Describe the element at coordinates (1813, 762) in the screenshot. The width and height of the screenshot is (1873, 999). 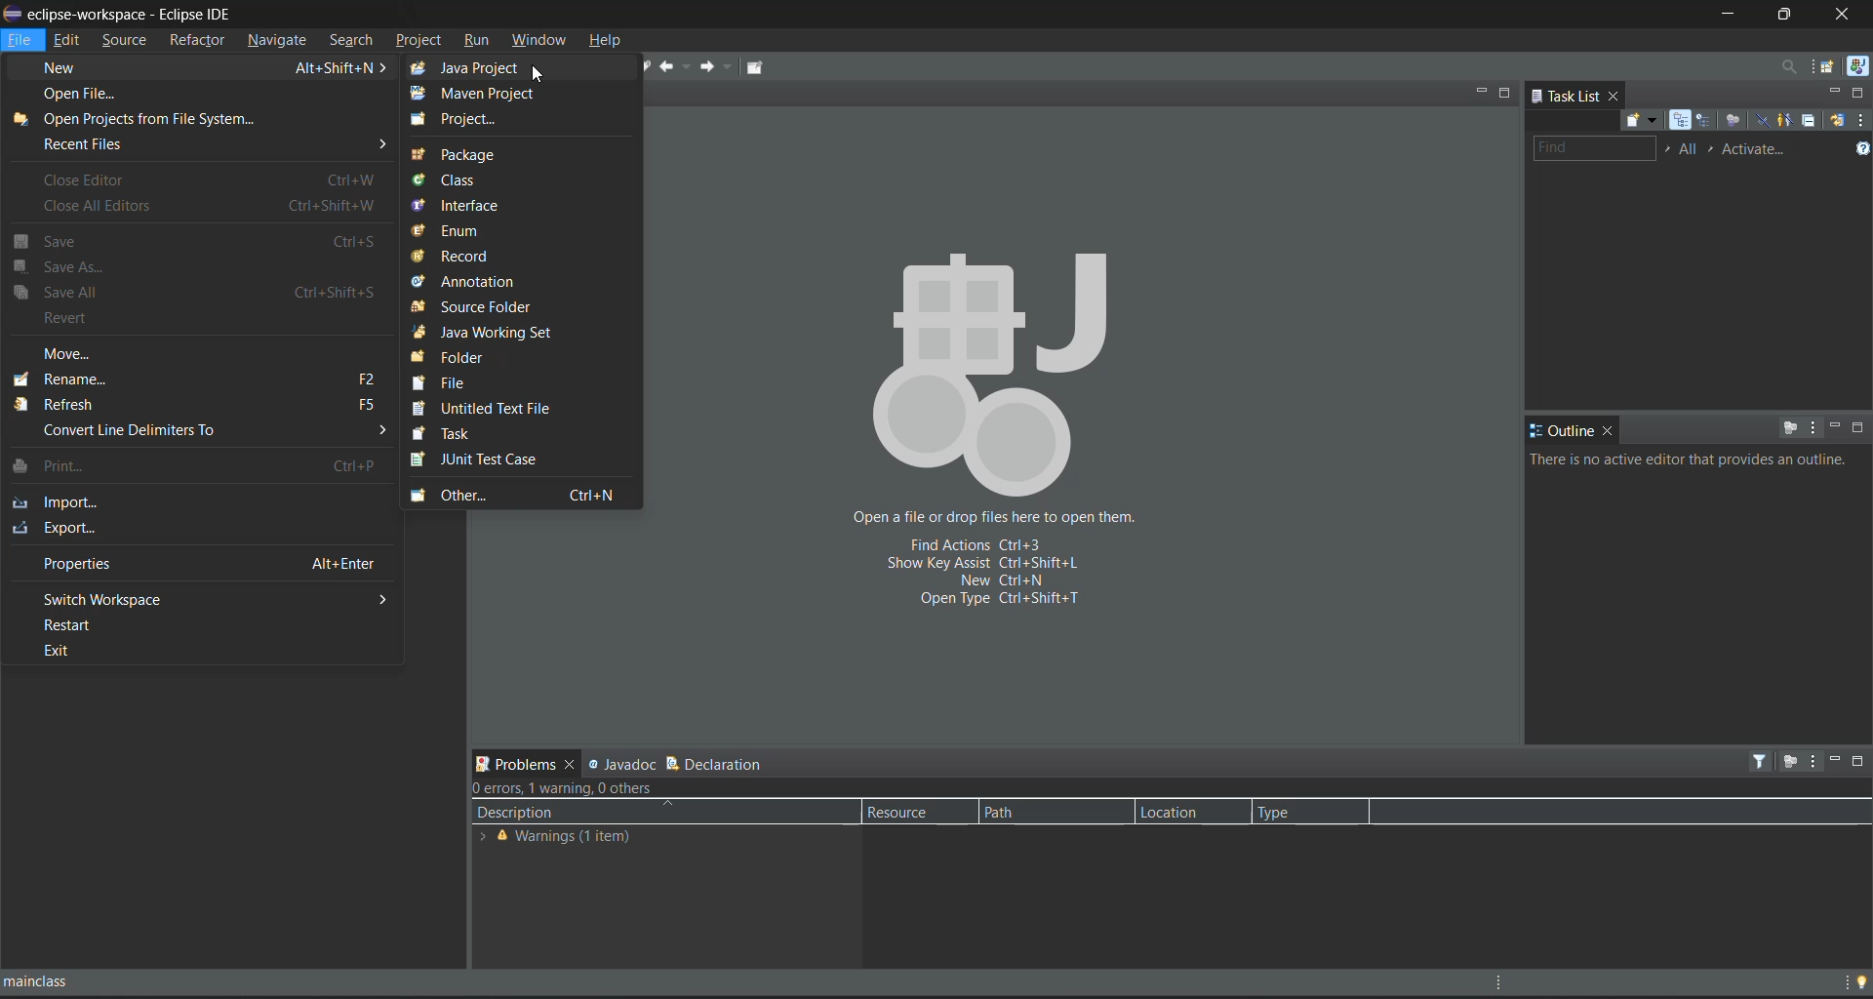
I see `view menu` at that location.